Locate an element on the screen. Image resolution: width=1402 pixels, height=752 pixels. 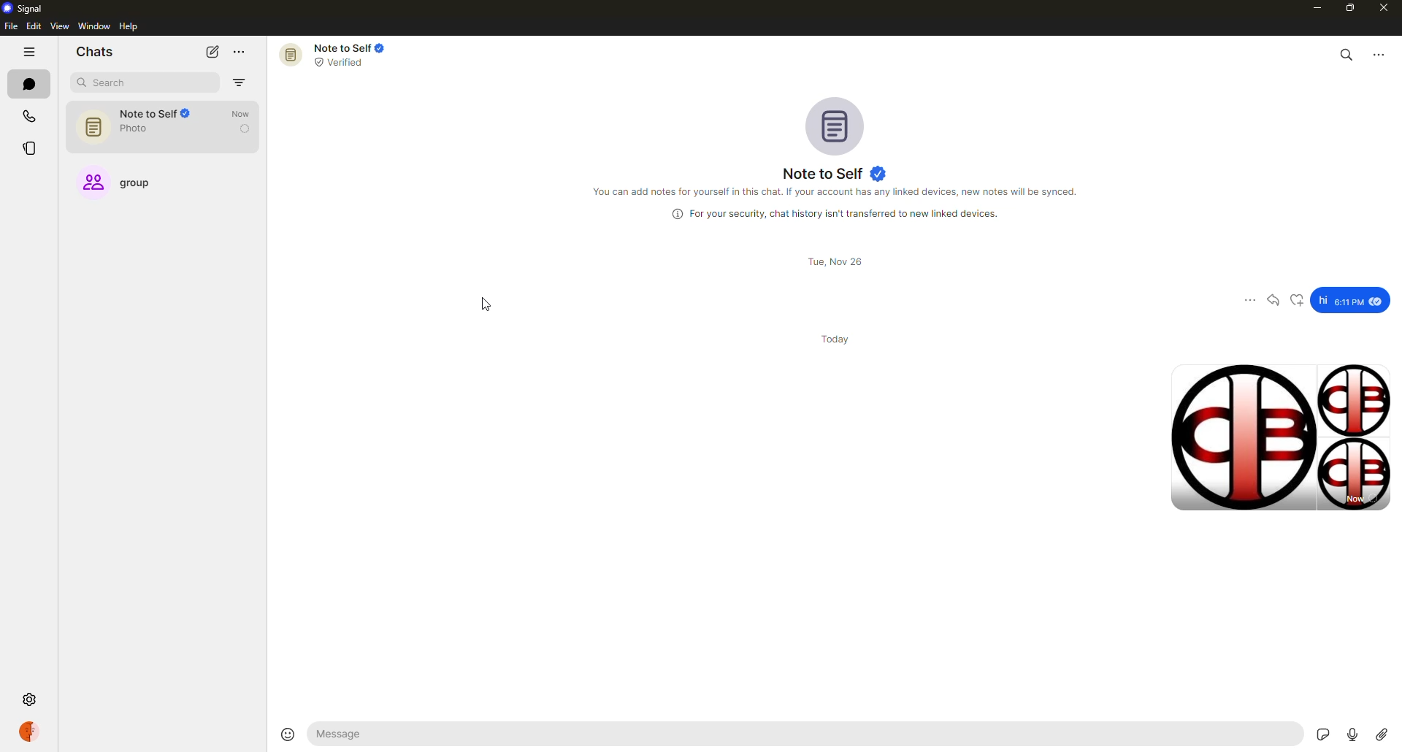
group is located at coordinates (134, 181).